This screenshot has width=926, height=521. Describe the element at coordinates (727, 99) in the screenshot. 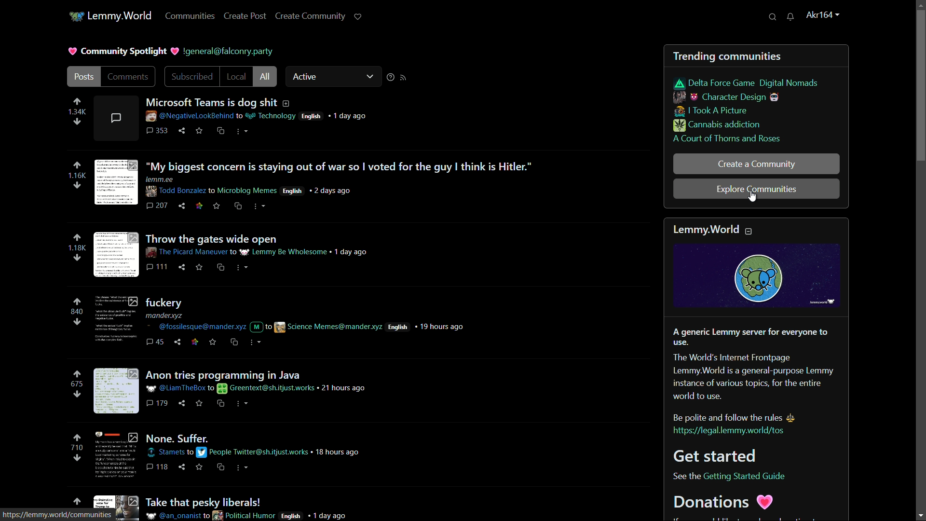

I see `character design` at that location.